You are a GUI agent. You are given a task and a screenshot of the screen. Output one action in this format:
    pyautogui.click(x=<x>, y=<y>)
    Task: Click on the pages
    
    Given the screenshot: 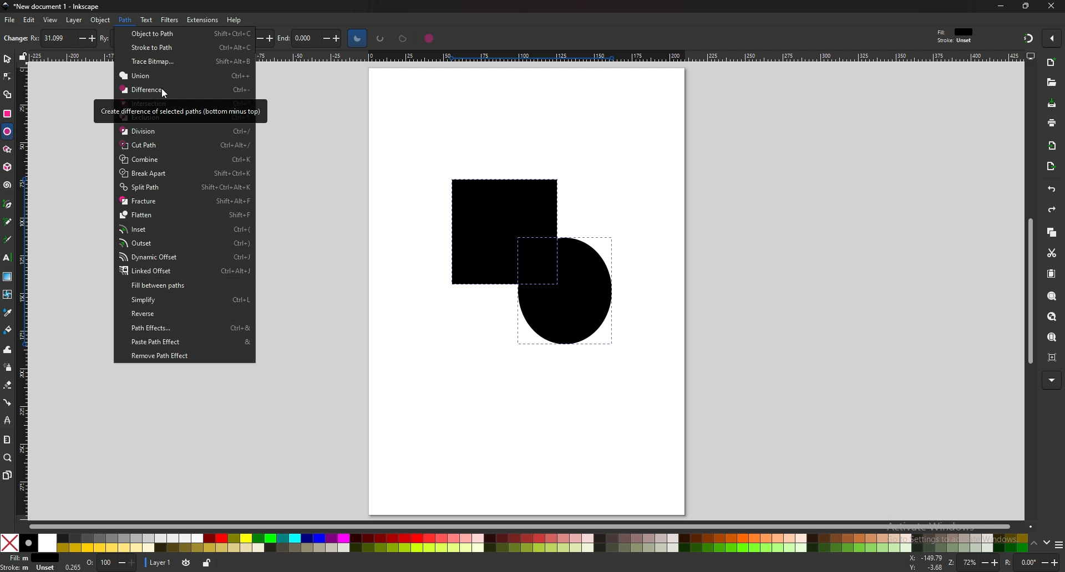 What is the action you would take?
    pyautogui.click(x=7, y=475)
    